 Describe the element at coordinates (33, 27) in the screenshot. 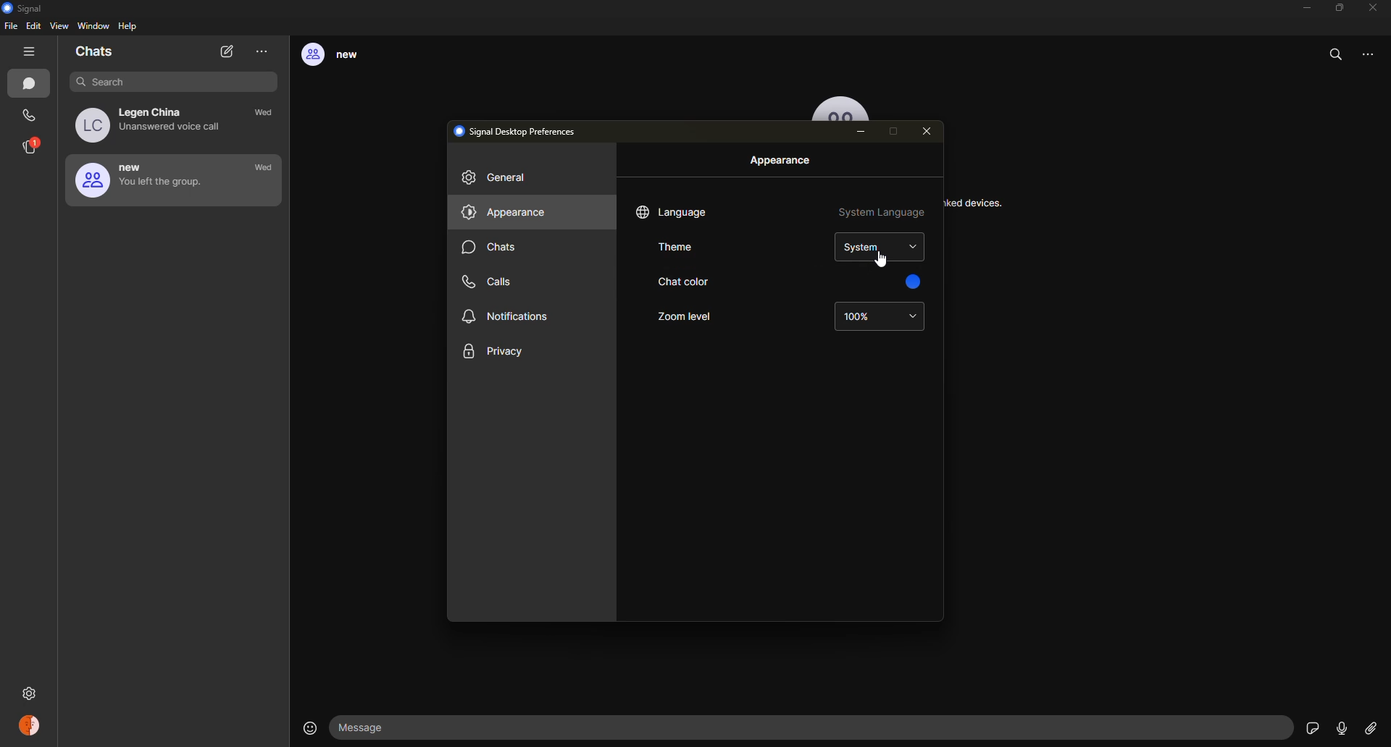

I see `edit` at that location.